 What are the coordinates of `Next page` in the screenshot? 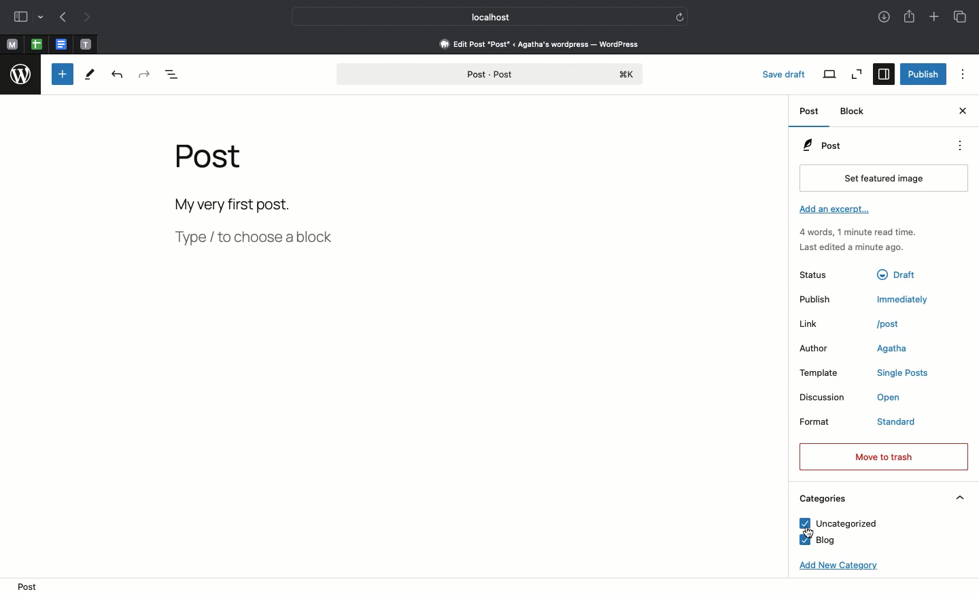 It's located at (91, 18).